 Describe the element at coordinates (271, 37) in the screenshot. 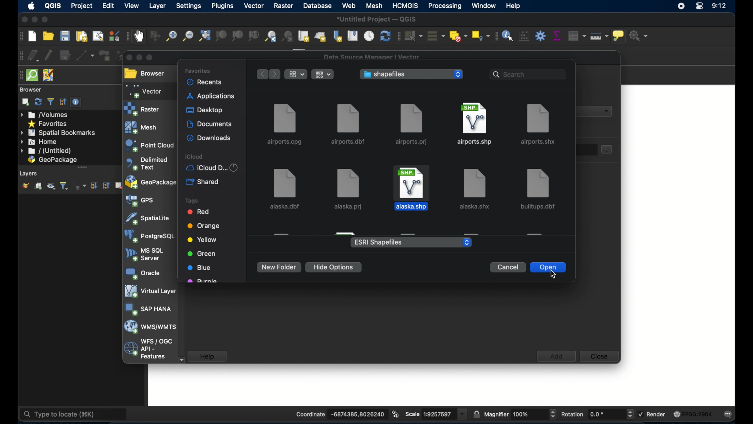

I see `zoom last` at that location.